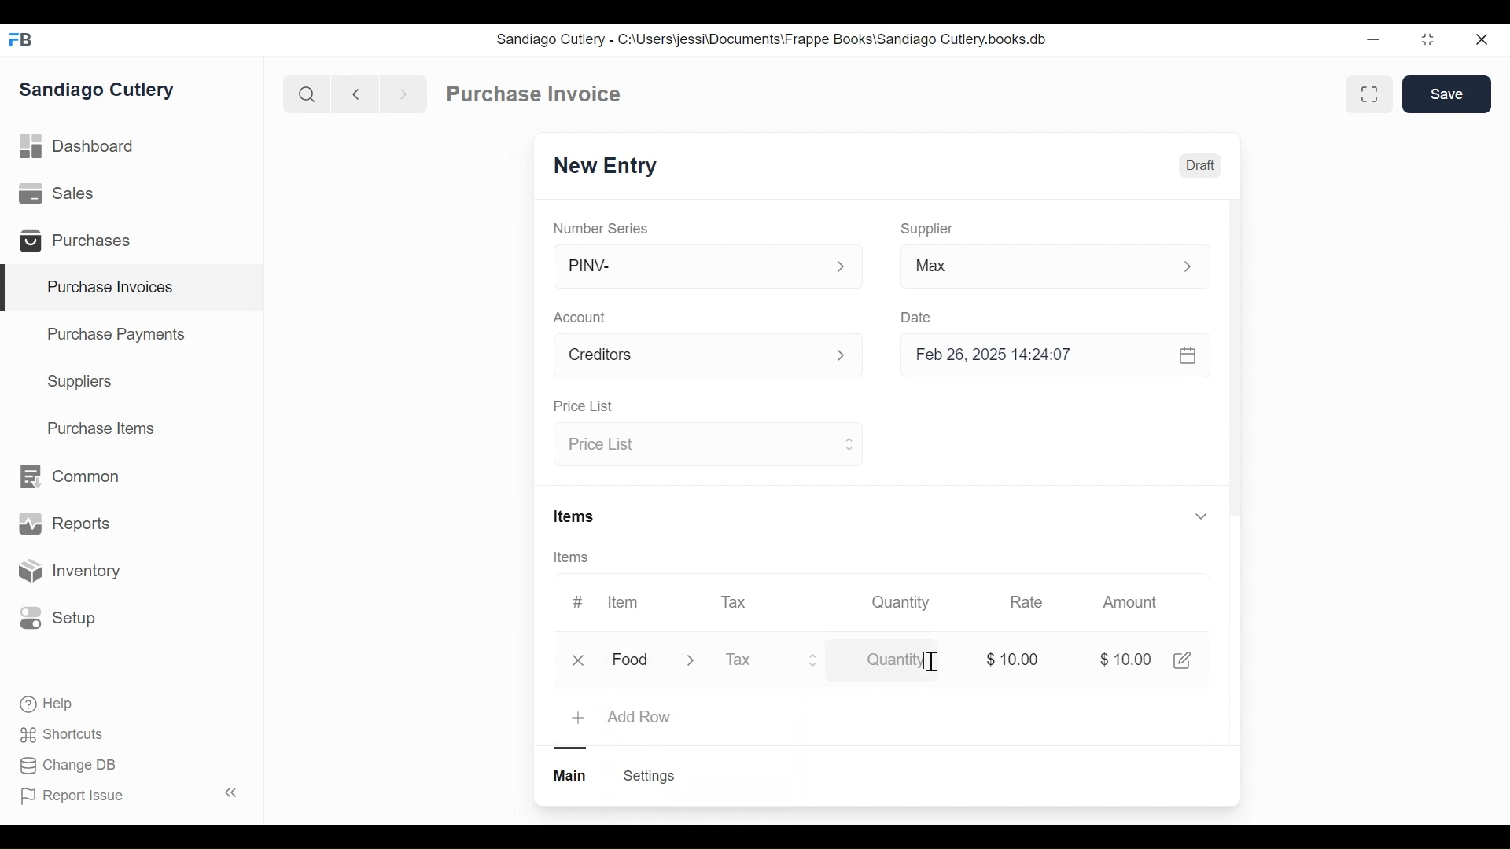 The width and height of the screenshot is (1510, 849). Describe the element at coordinates (403, 93) in the screenshot. I see `Navigate forward` at that location.